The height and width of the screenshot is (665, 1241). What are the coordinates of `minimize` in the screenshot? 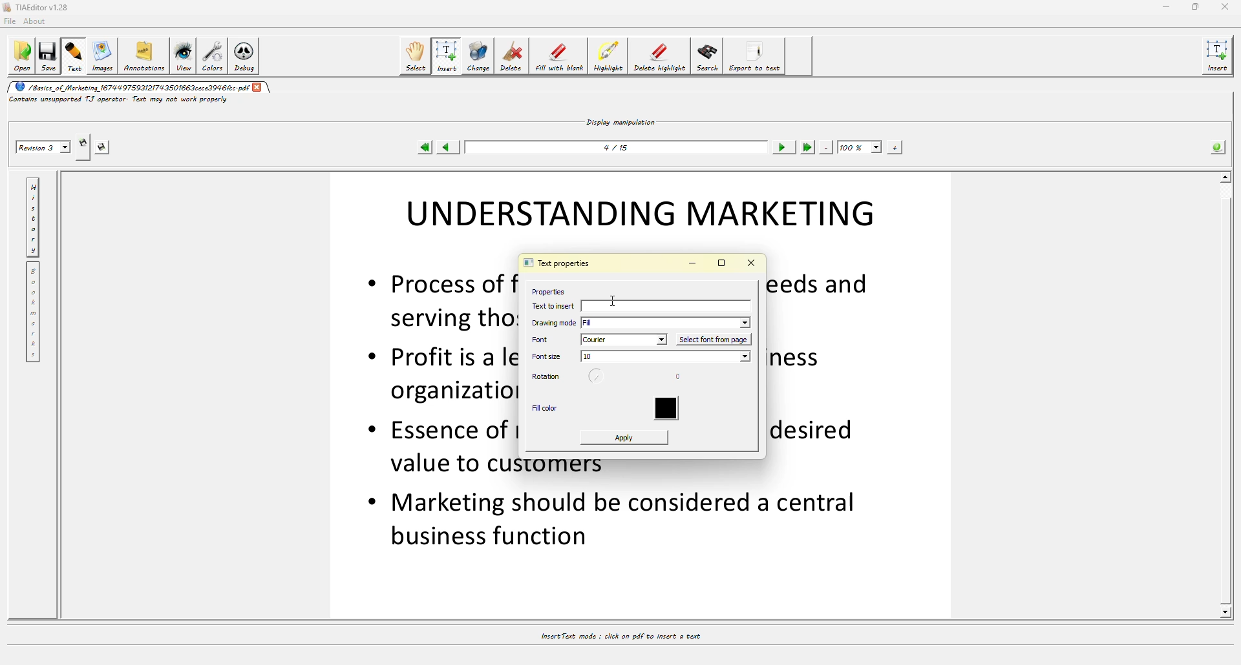 It's located at (1164, 7).